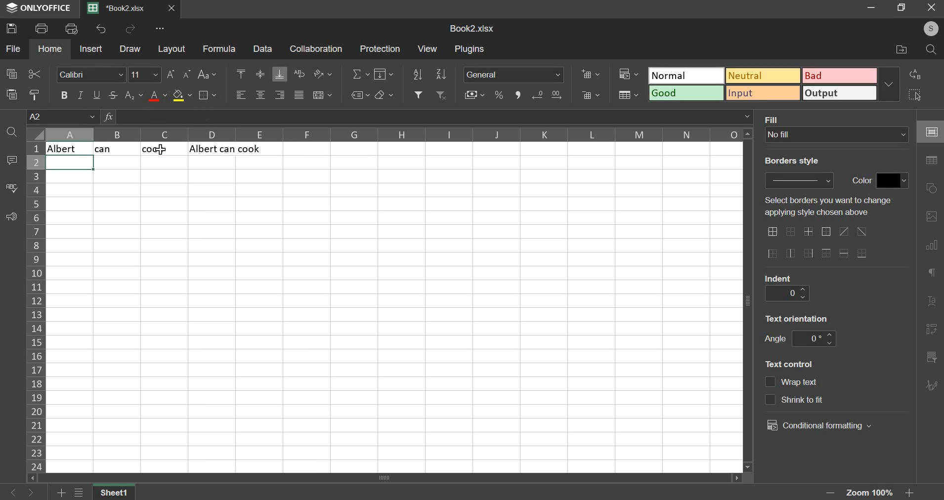 The image size is (944, 500). Describe the element at coordinates (130, 49) in the screenshot. I see `draw` at that location.